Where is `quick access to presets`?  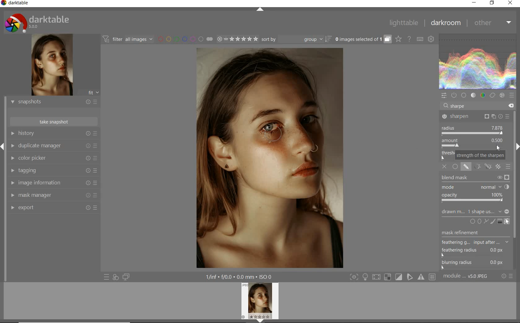 quick access to presets is located at coordinates (107, 277).